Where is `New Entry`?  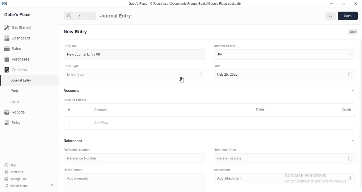
New Entry is located at coordinates (75, 31).